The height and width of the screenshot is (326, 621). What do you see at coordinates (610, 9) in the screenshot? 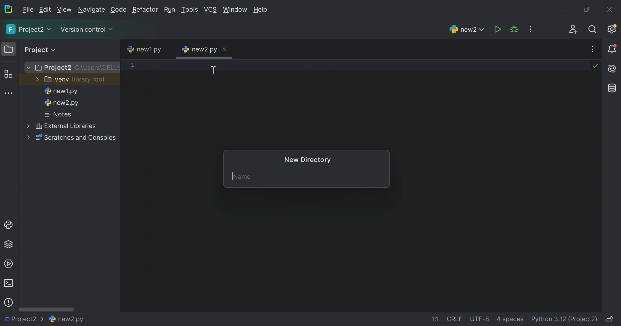
I see `Close` at bounding box center [610, 9].